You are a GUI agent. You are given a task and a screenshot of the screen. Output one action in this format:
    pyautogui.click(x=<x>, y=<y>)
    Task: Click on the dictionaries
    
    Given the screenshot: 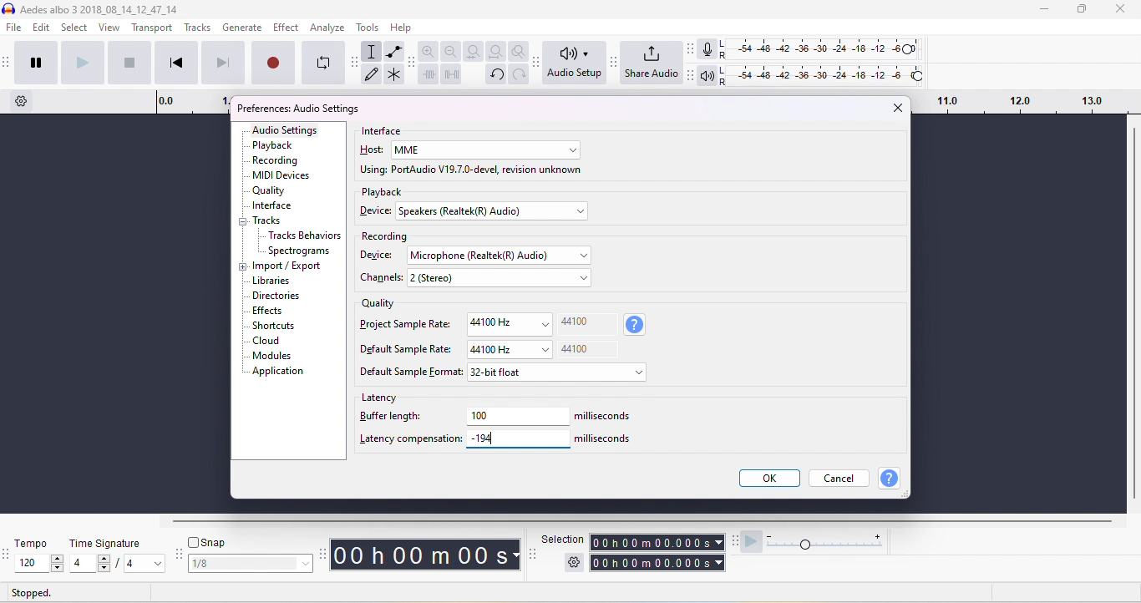 What is the action you would take?
    pyautogui.click(x=276, y=296)
    